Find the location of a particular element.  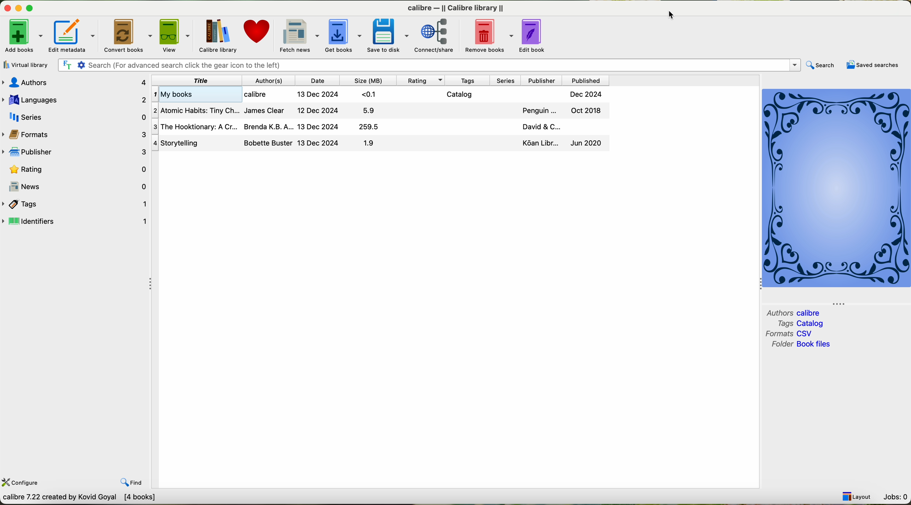

date is located at coordinates (317, 81).